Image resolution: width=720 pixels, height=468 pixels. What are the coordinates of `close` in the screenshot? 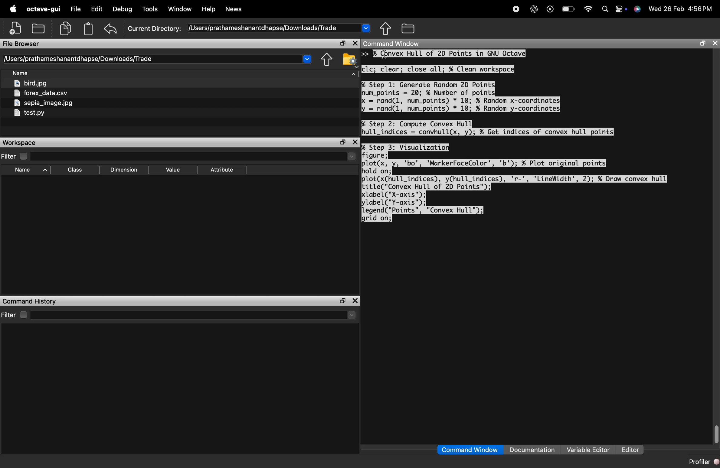 It's located at (355, 142).